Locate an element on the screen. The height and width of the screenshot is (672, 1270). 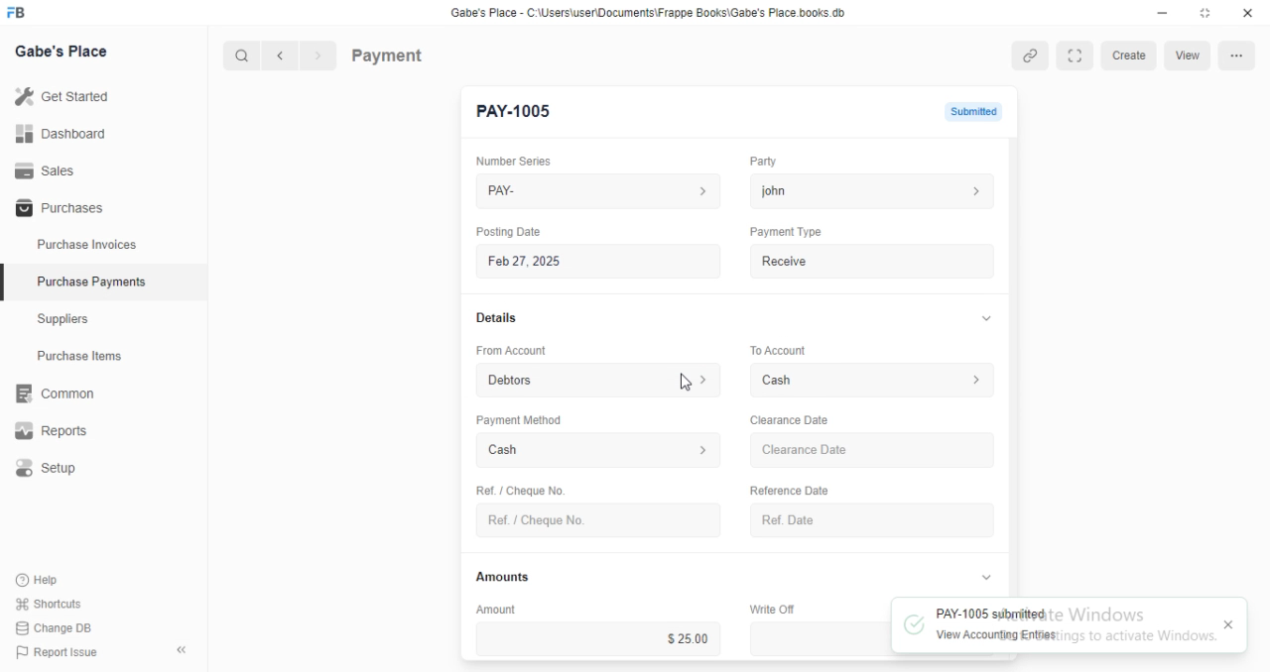
more options is located at coordinates (1236, 56).